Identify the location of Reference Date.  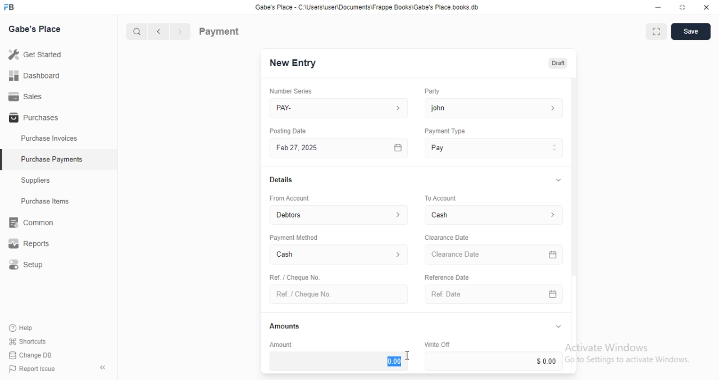
(446, 276).